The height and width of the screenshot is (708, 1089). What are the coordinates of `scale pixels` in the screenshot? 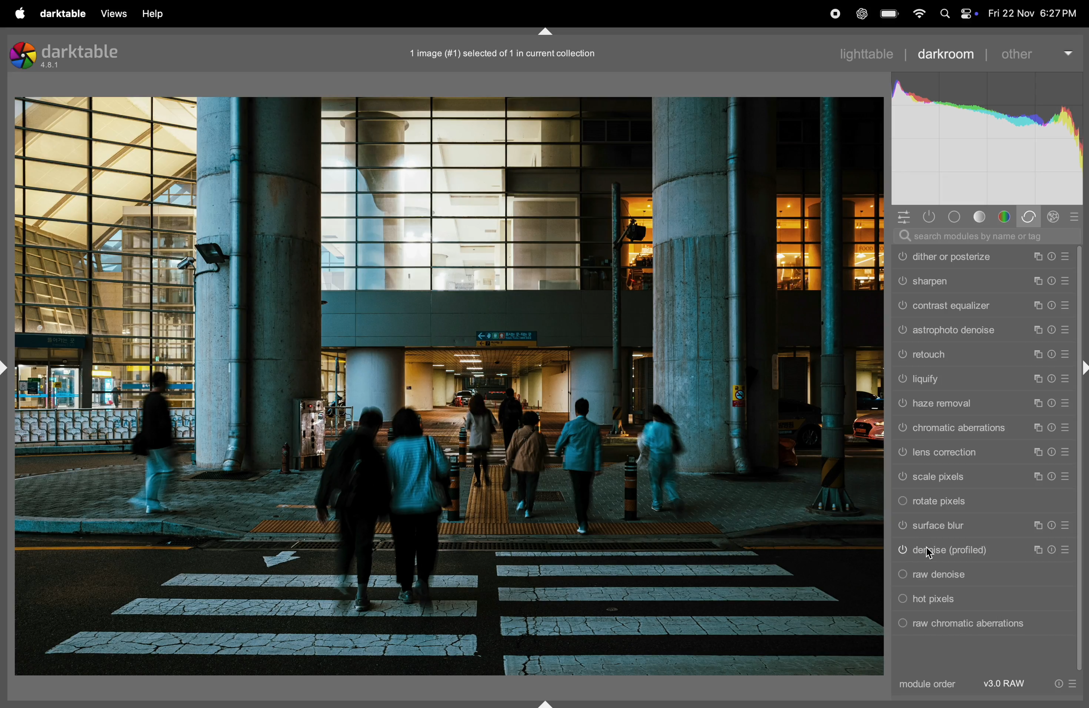 It's located at (981, 477).